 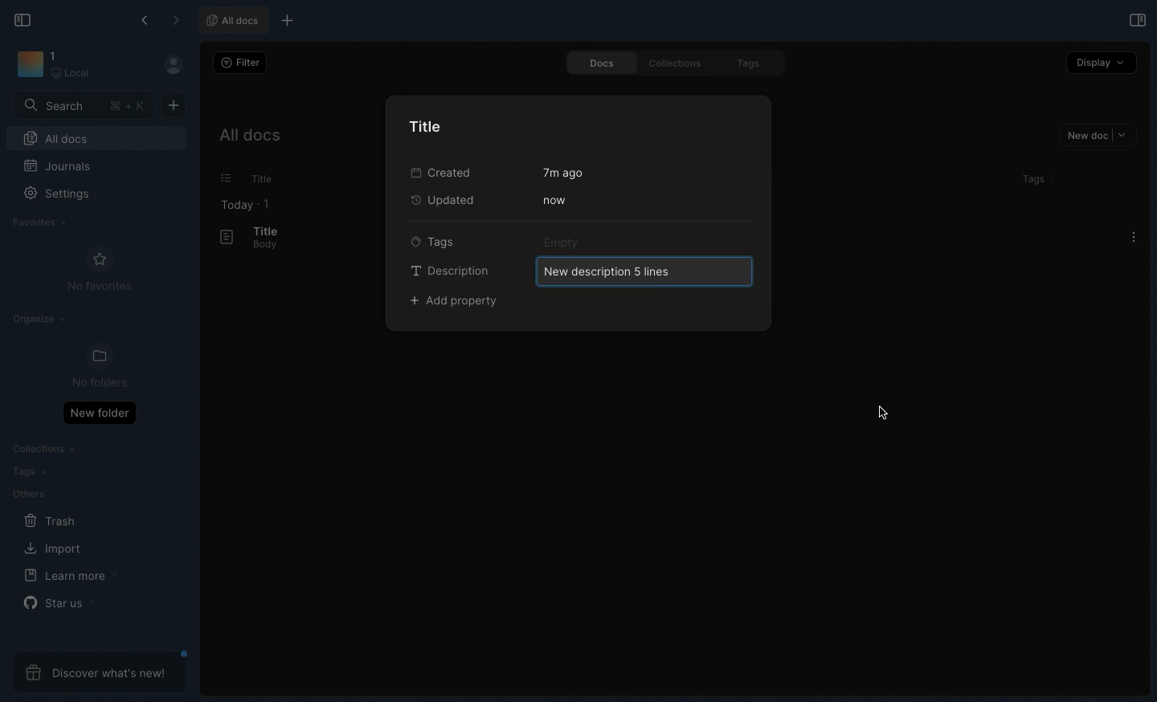 What do you see at coordinates (233, 19) in the screenshot?
I see `All docs` at bounding box center [233, 19].